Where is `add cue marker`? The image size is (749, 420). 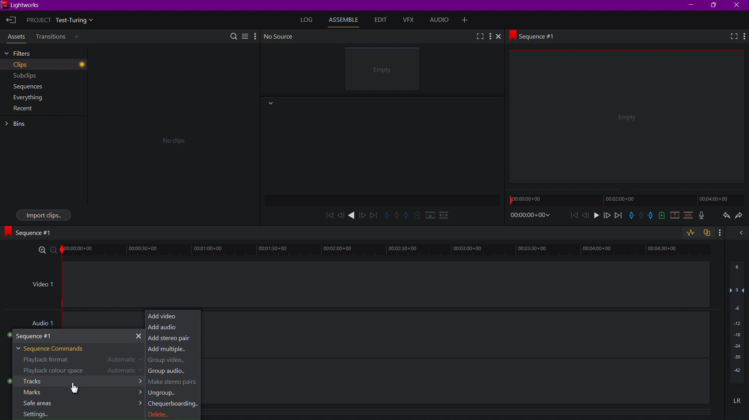
add cue marker is located at coordinates (417, 215).